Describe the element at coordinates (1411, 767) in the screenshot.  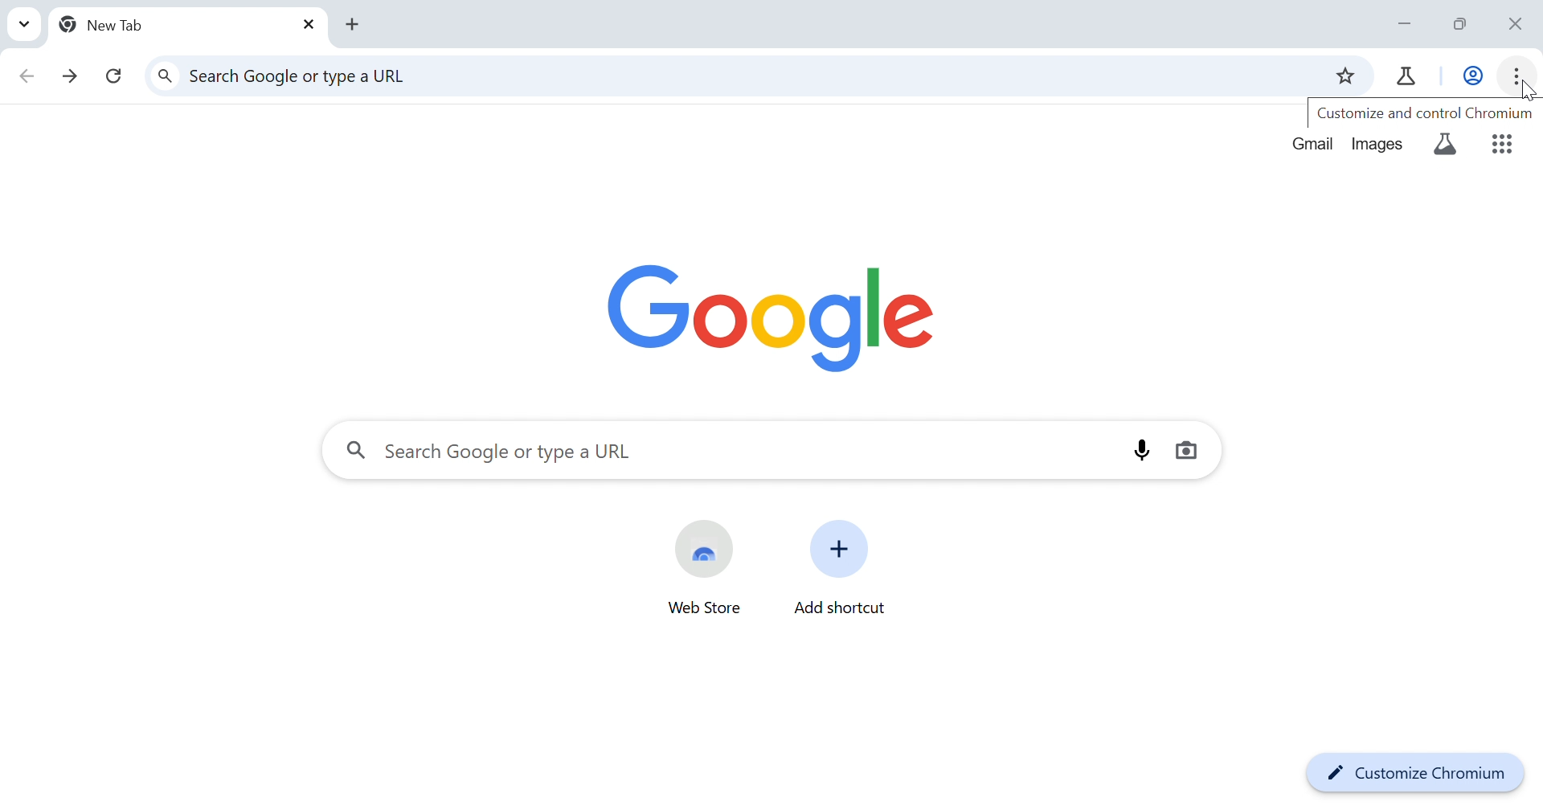
I see `Customize Chromium` at that location.